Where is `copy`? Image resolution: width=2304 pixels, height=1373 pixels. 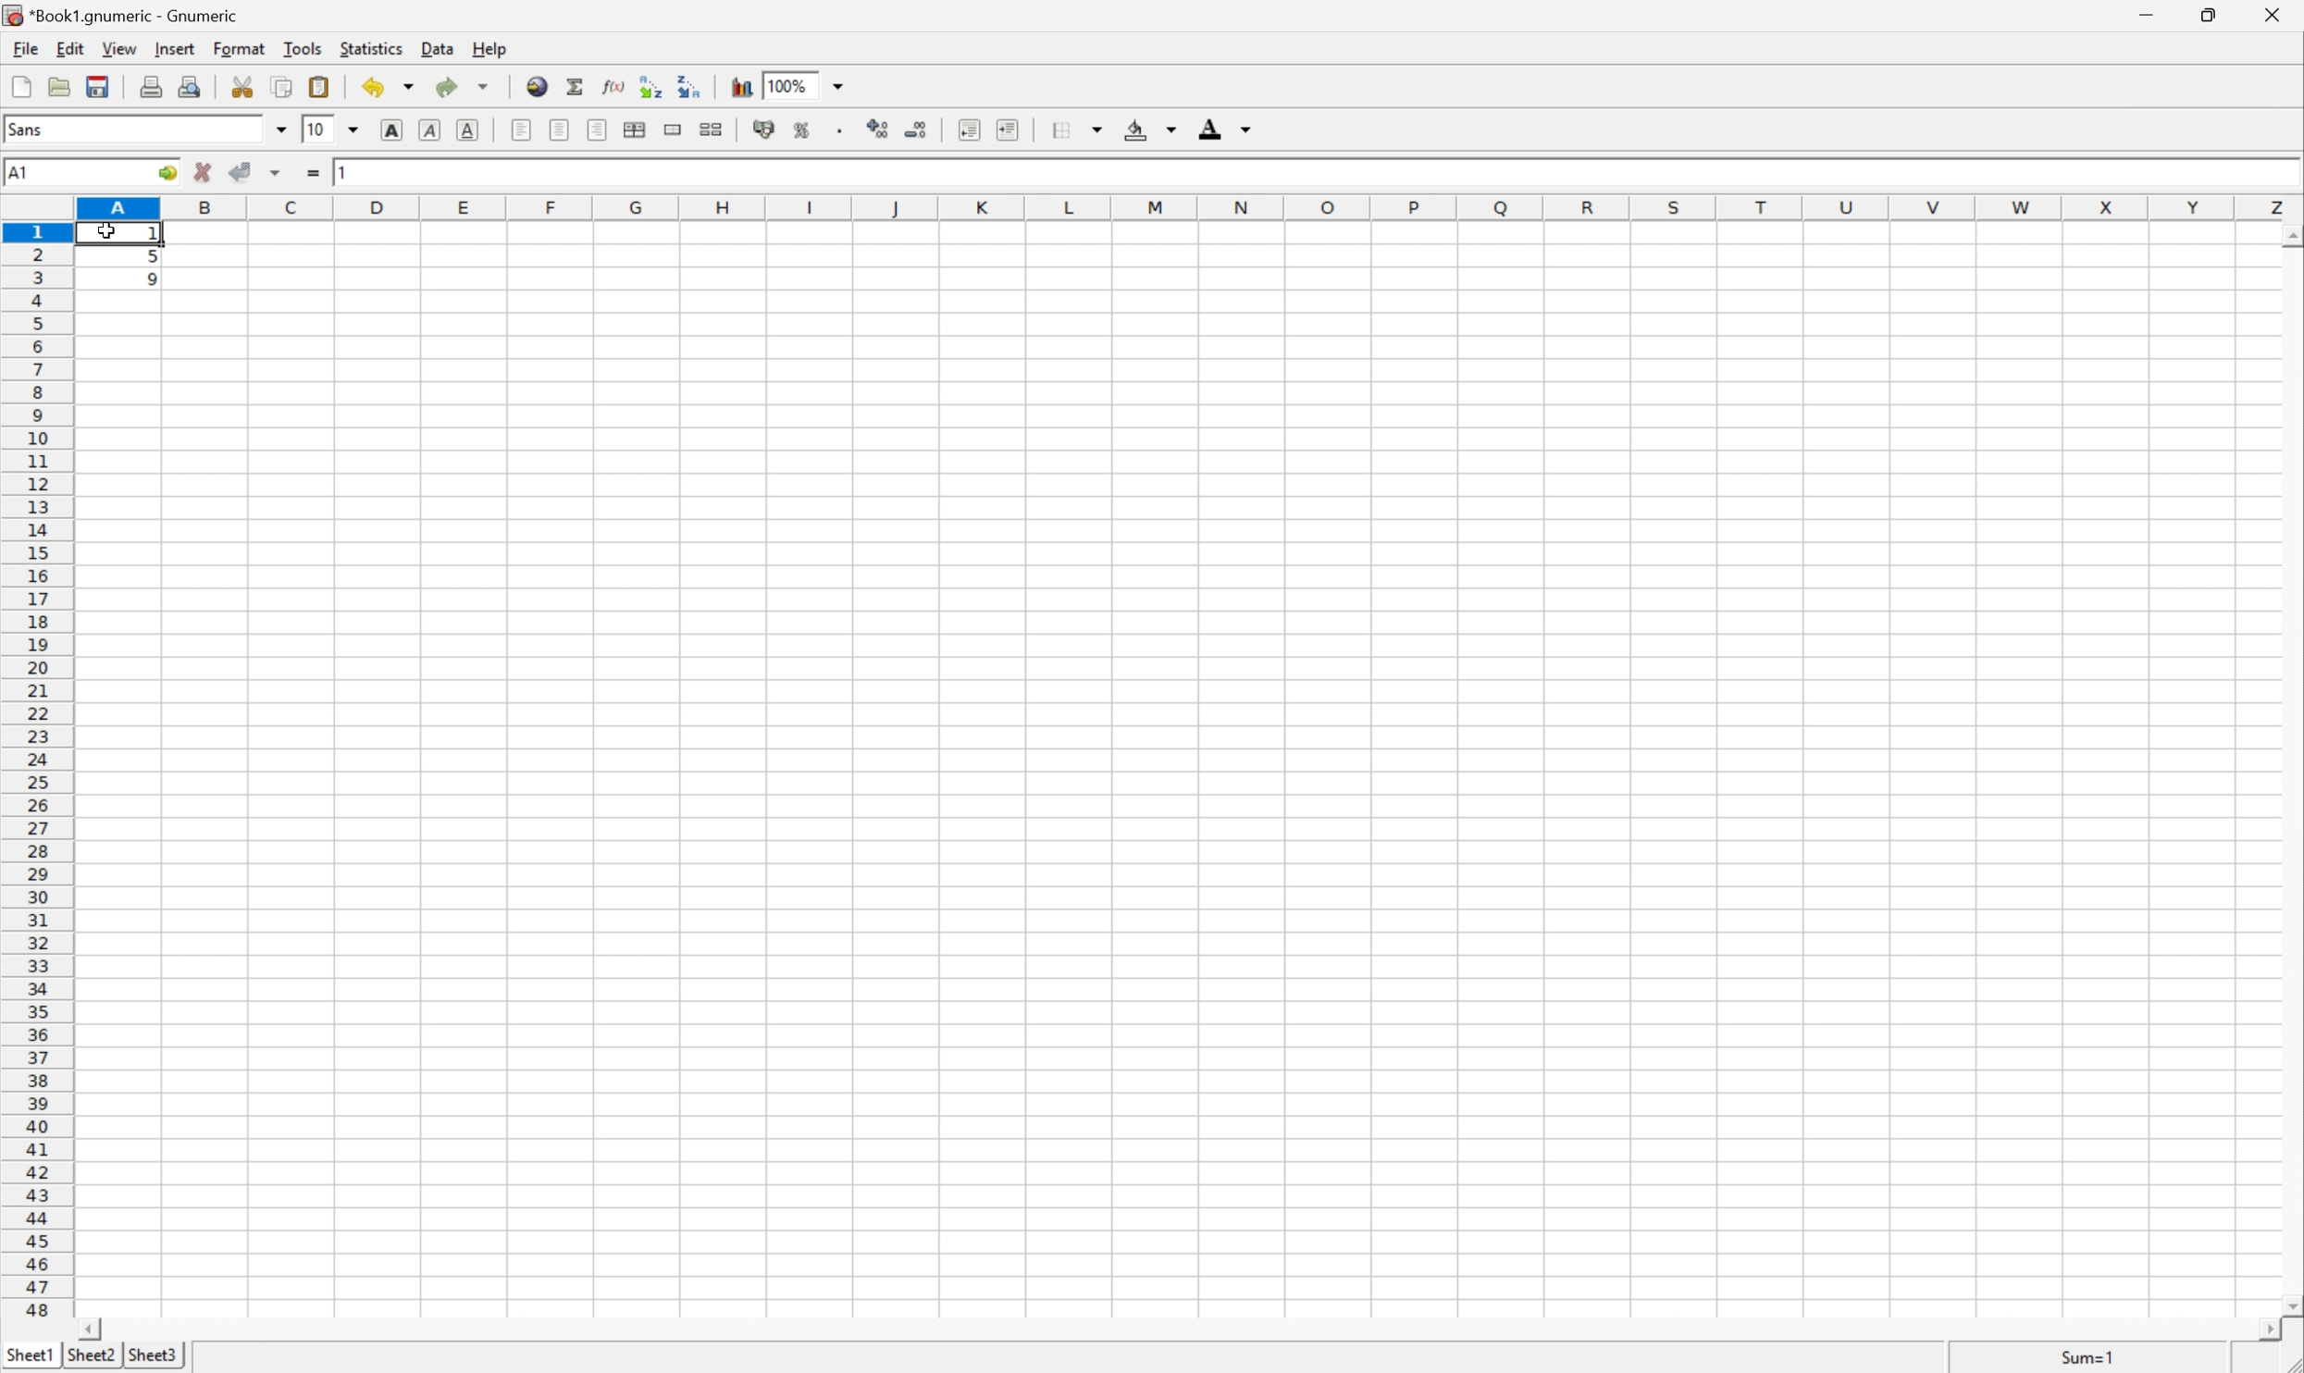
copy is located at coordinates (281, 86).